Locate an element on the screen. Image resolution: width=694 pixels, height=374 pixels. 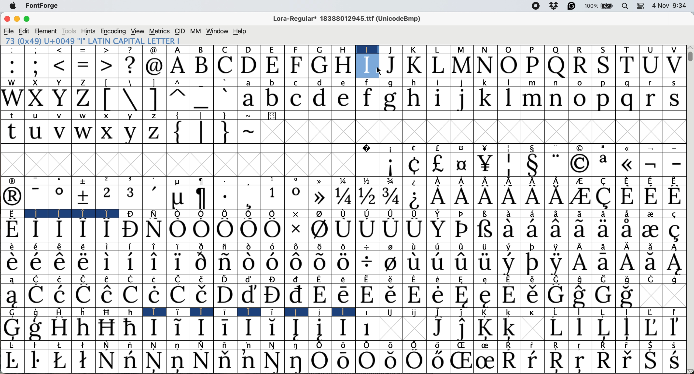
x is located at coordinates (108, 115).